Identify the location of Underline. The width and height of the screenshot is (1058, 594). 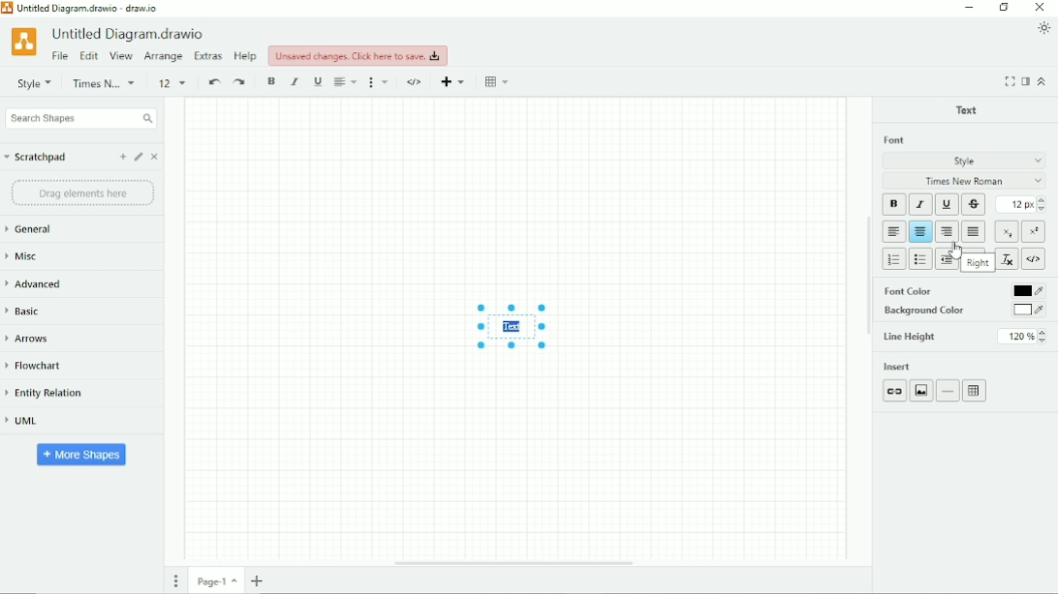
(318, 81).